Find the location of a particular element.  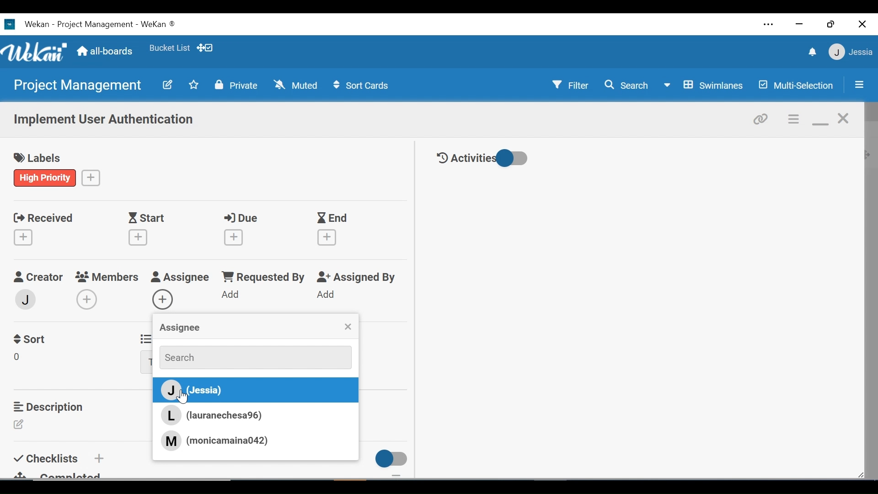

Received Date is located at coordinates (43, 217).